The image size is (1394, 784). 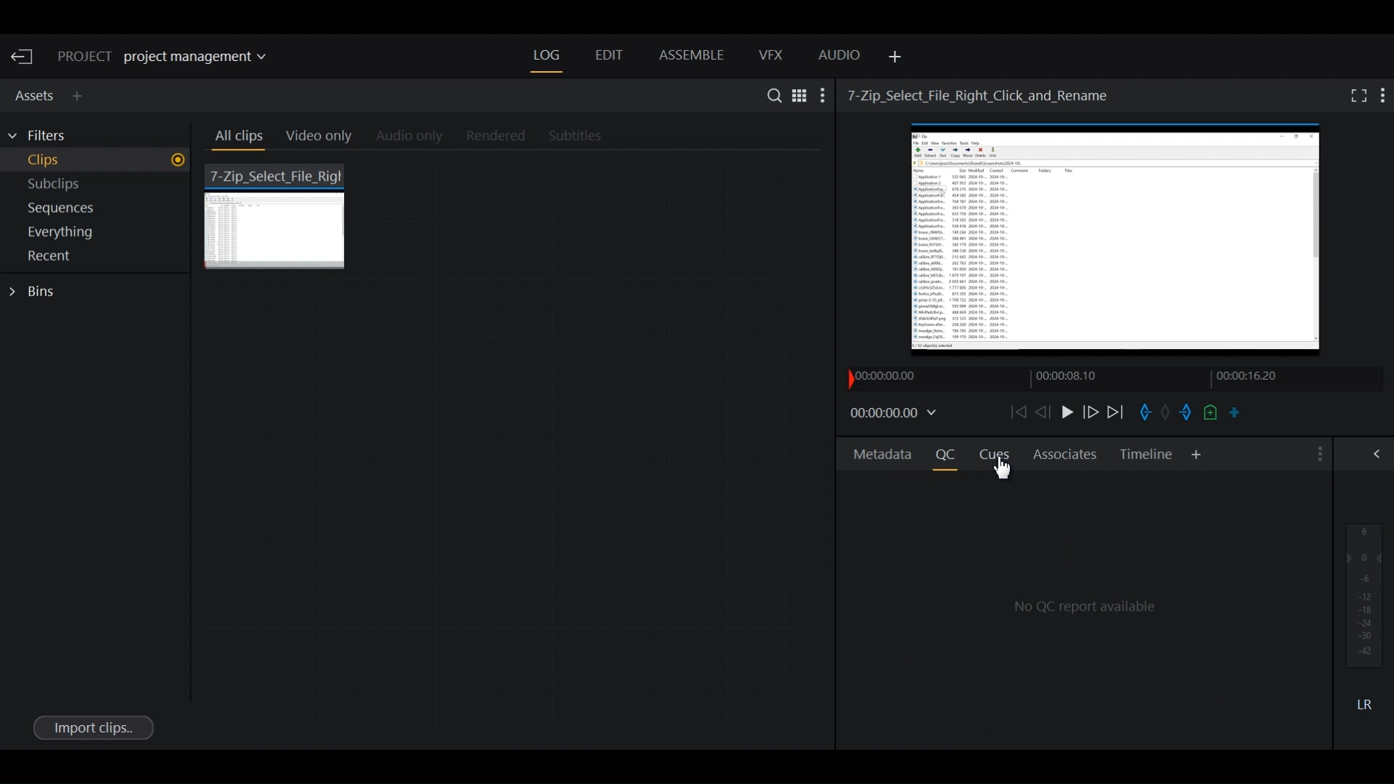 I want to click on Timecodes and reels, so click(x=896, y=414).